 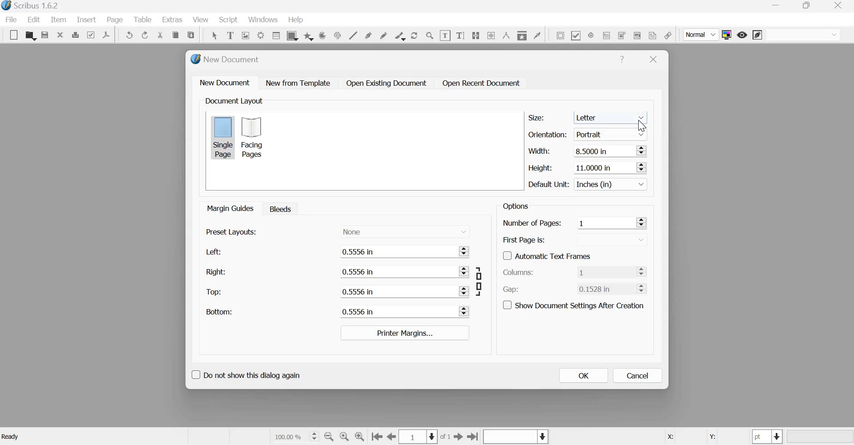 I want to click on Inches (in), so click(x=612, y=184).